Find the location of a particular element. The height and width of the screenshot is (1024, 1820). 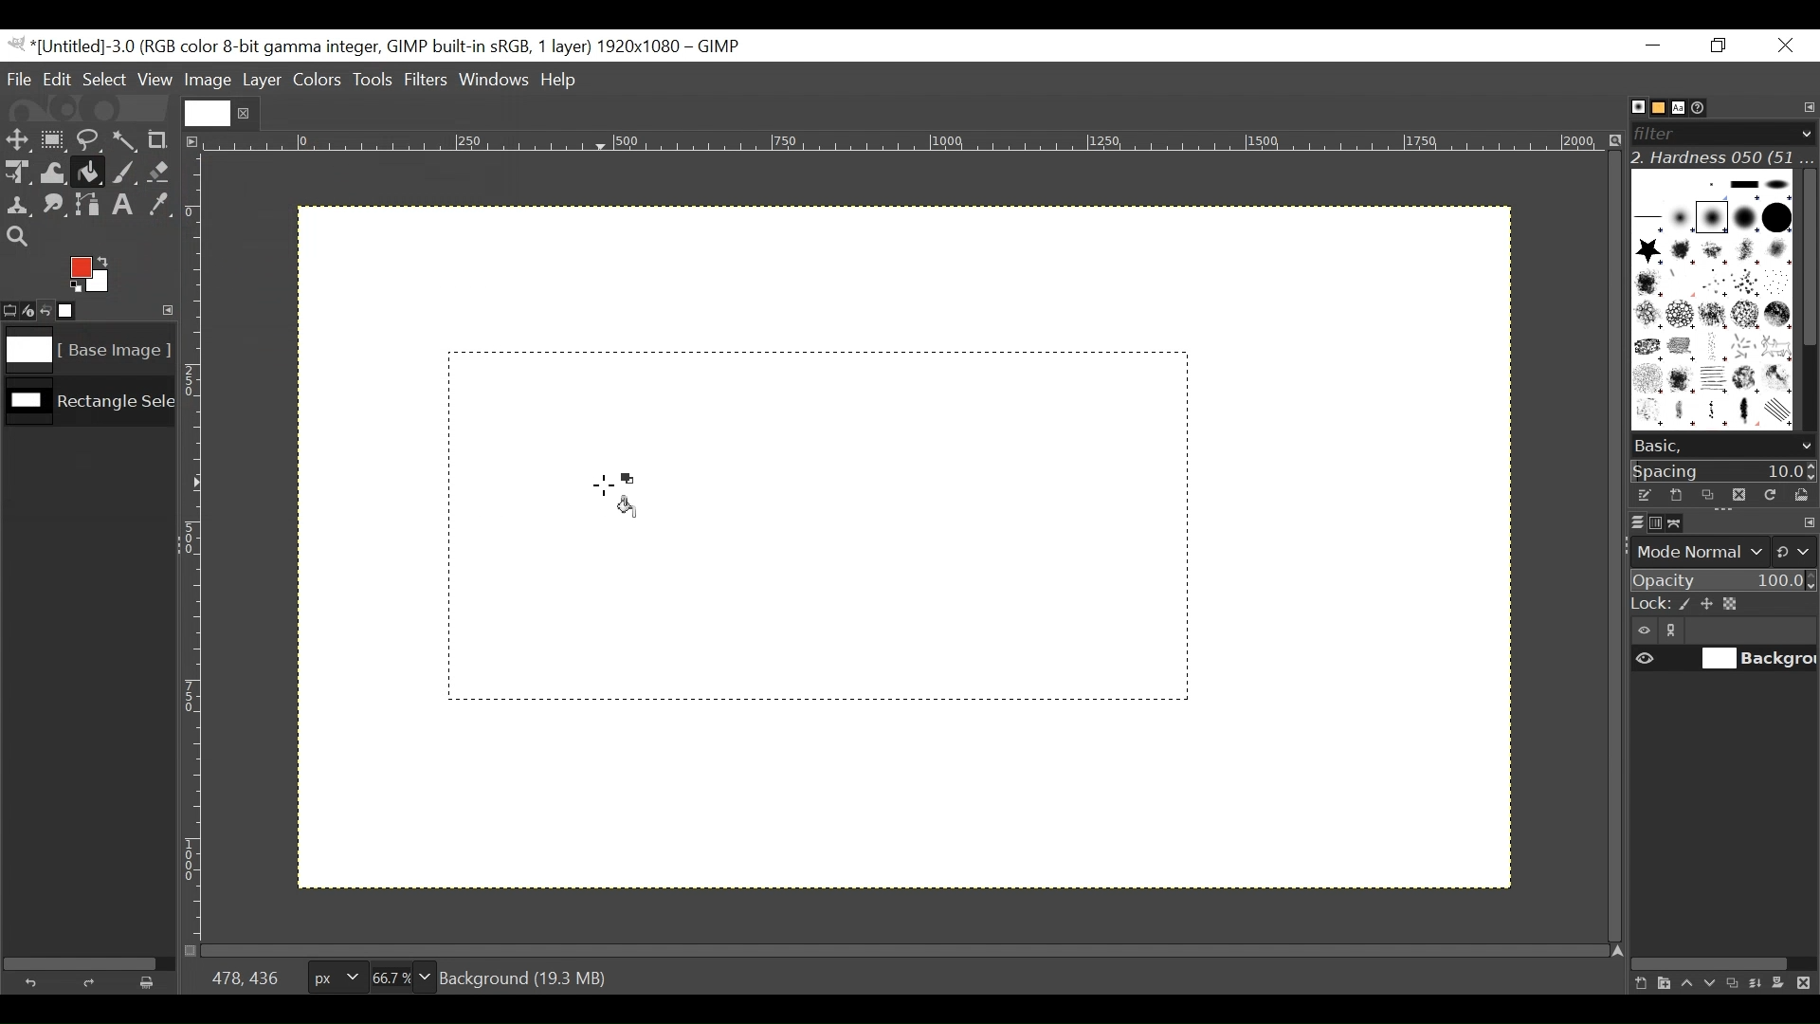

Raise the layer is located at coordinates (1686, 982).